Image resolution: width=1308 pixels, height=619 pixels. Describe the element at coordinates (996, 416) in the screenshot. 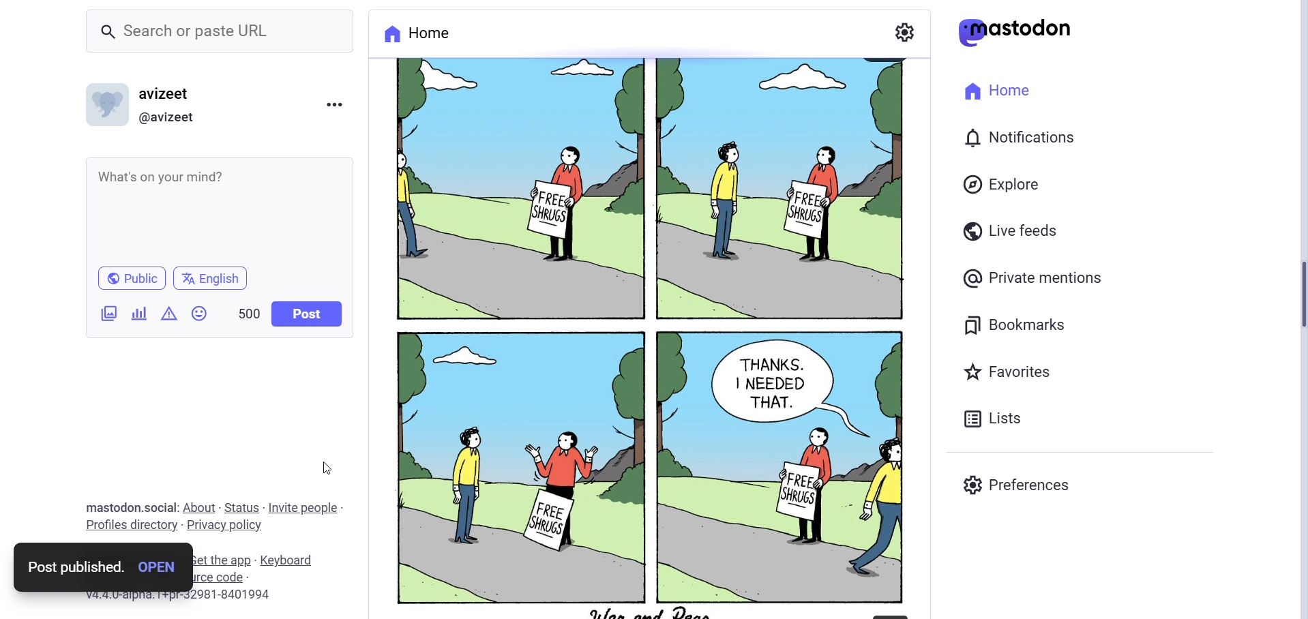

I see `Lists` at that location.